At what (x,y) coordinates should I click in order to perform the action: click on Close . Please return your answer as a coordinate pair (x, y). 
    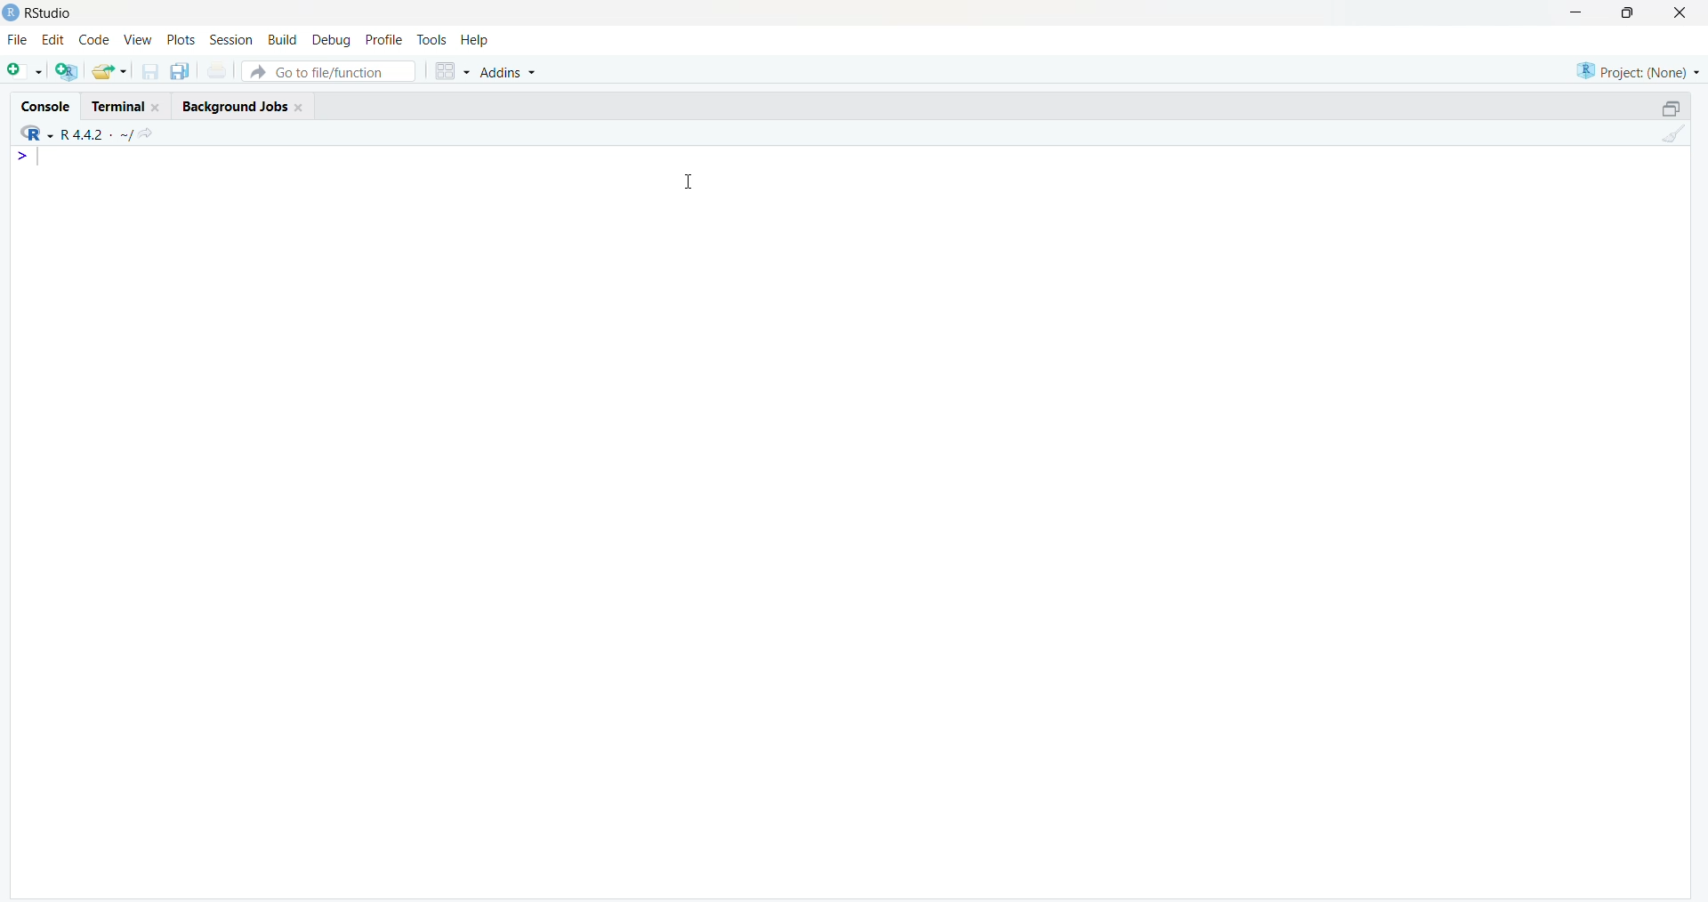
    Looking at the image, I should click on (157, 107).